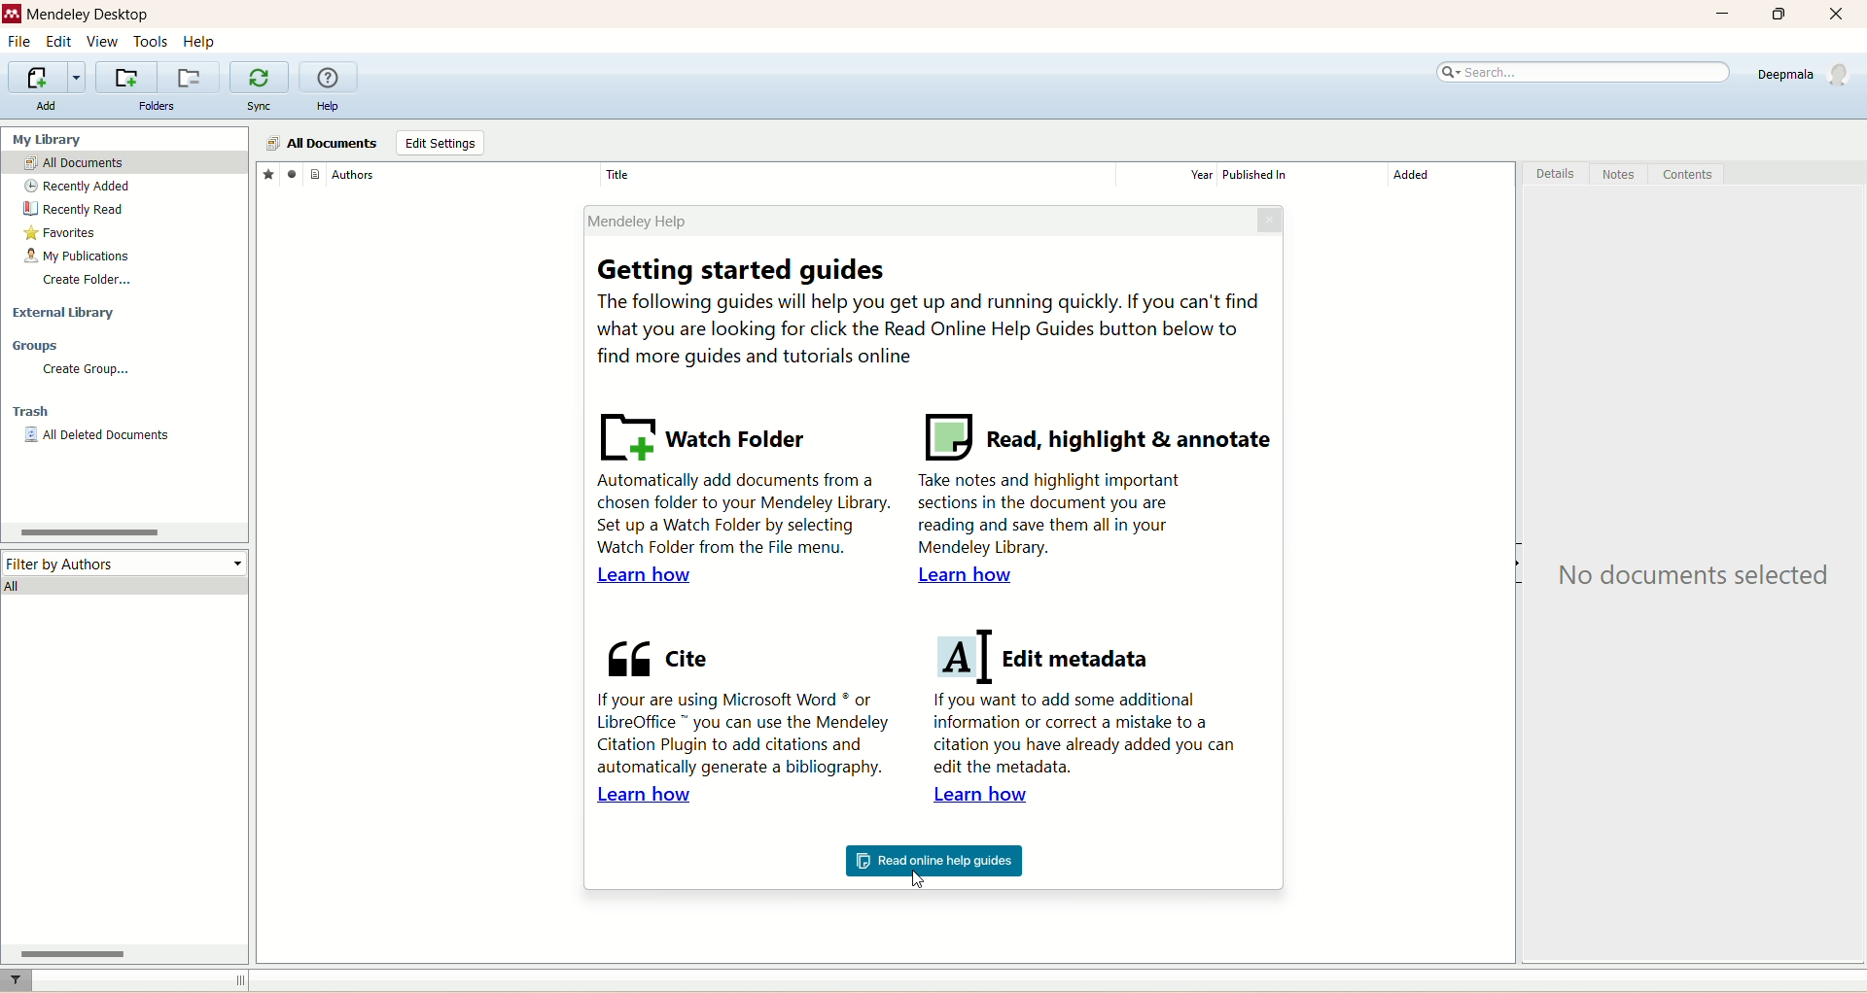  I want to click on details, so click(1554, 174).